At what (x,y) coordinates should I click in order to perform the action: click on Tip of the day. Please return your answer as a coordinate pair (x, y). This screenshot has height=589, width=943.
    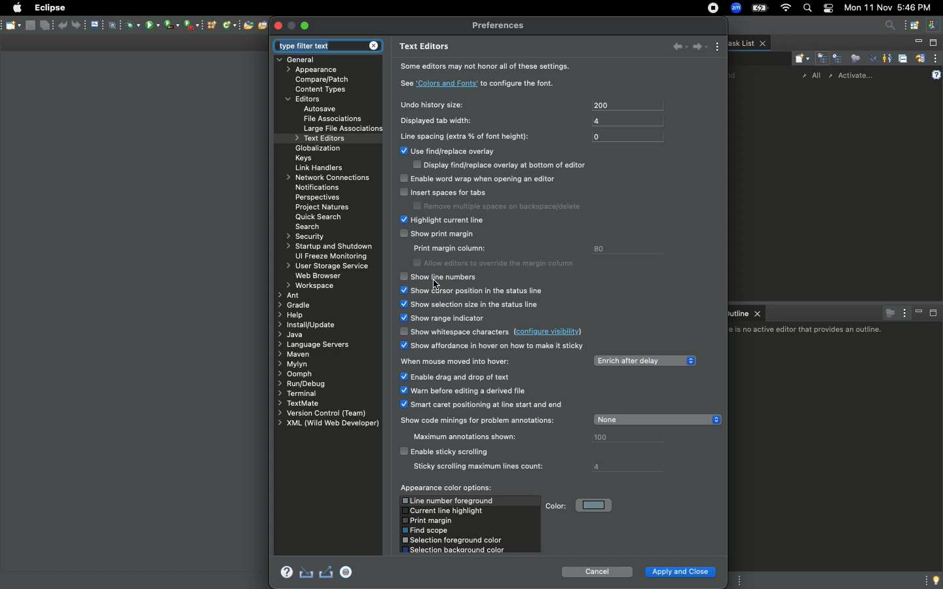
    Looking at the image, I should click on (934, 580).